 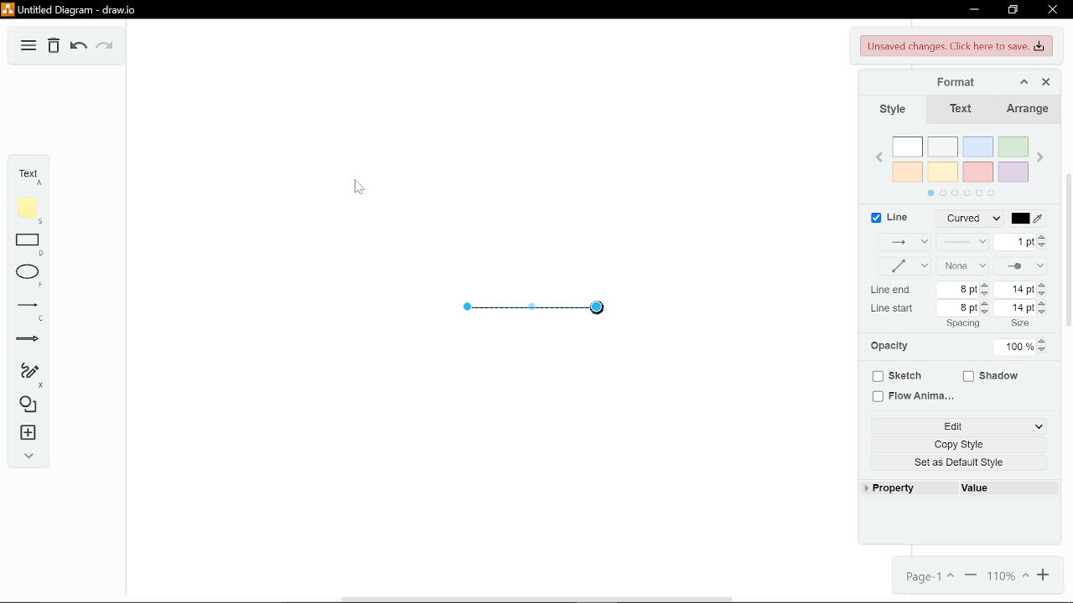 What do you see at coordinates (1053, 11) in the screenshot?
I see `Close` at bounding box center [1053, 11].